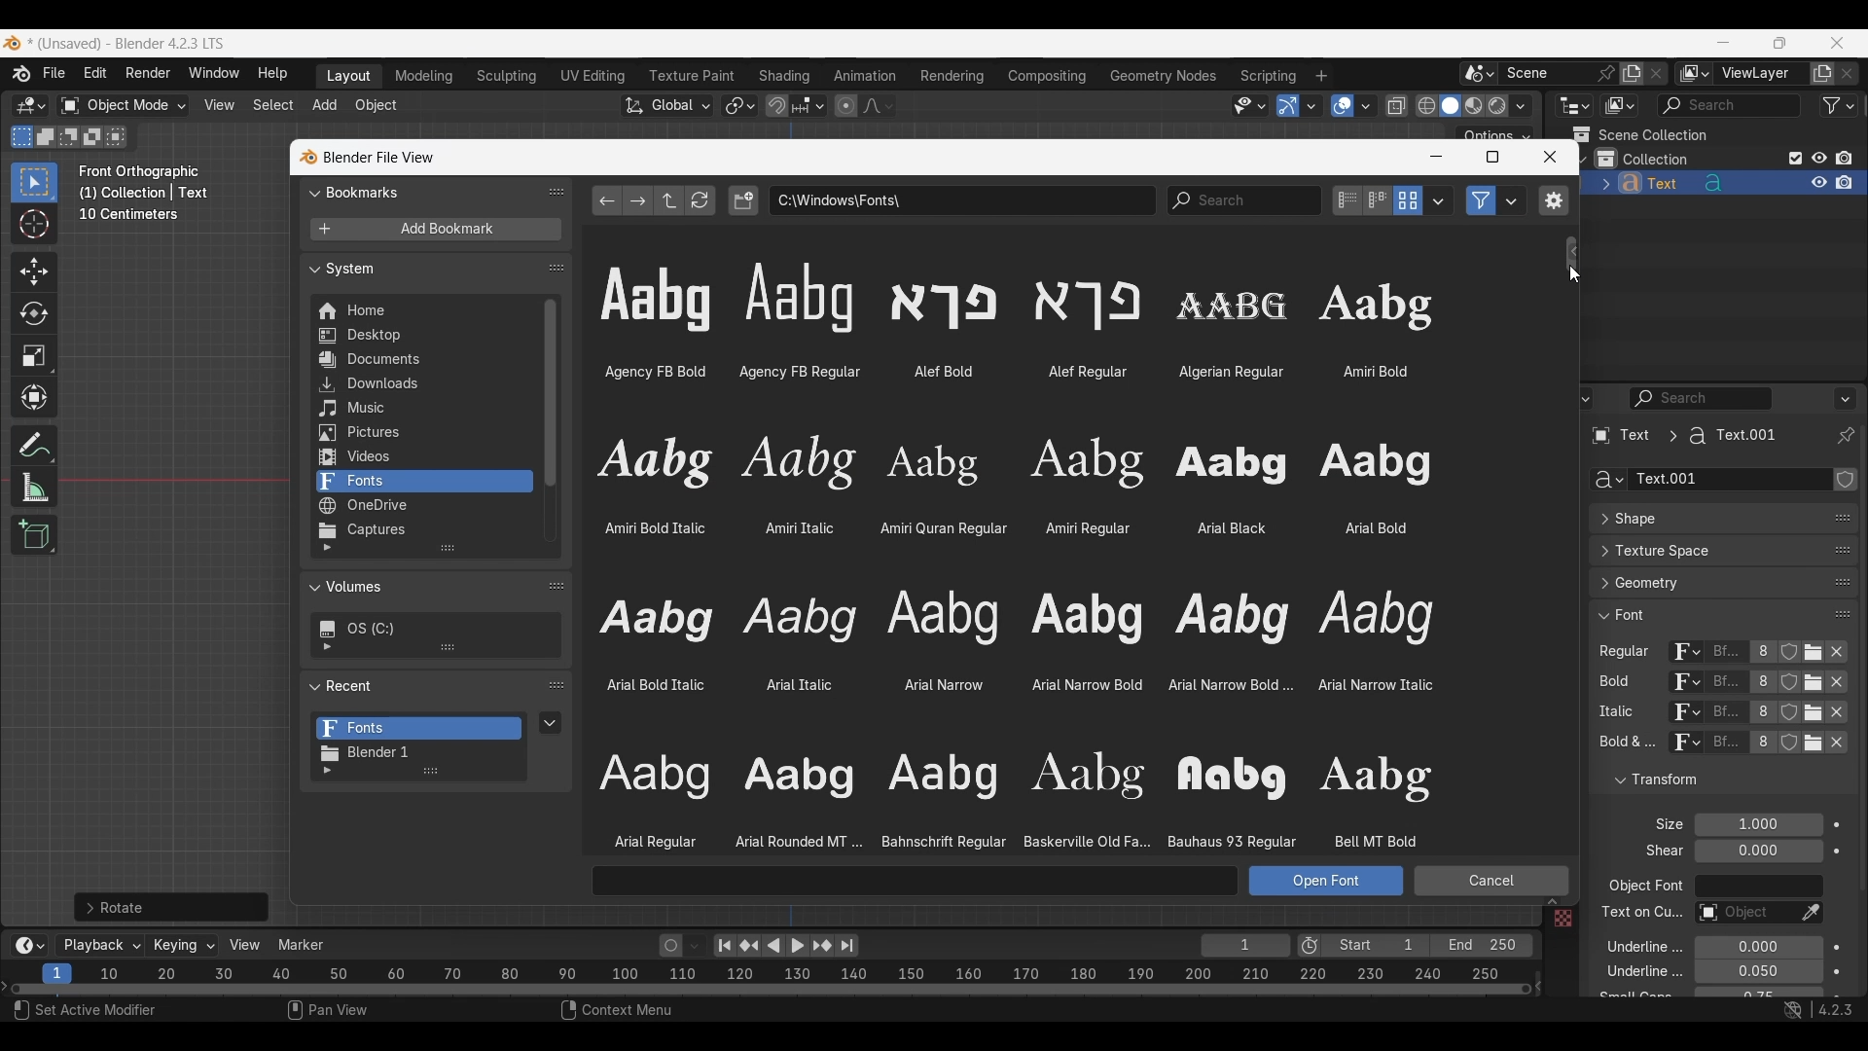 The height and width of the screenshot is (1051, 1868). Describe the element at coordinates (1347, 200) in the screenshot. I see `Display settings, vertical list` at that location.